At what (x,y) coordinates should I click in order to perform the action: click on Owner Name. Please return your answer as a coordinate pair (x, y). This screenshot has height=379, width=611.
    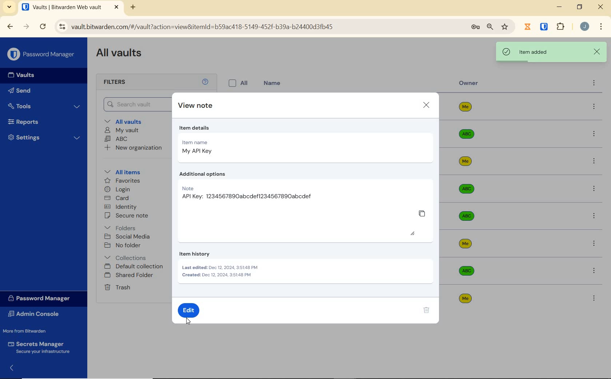
    Looking at the image, I should click on (466, 203).